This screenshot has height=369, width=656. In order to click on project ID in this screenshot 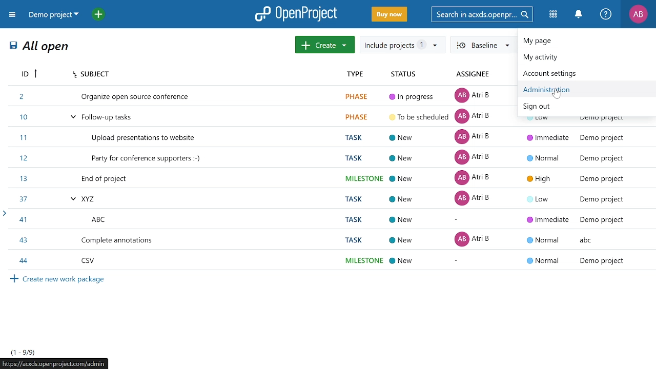, I will do `click(27, 74)`.